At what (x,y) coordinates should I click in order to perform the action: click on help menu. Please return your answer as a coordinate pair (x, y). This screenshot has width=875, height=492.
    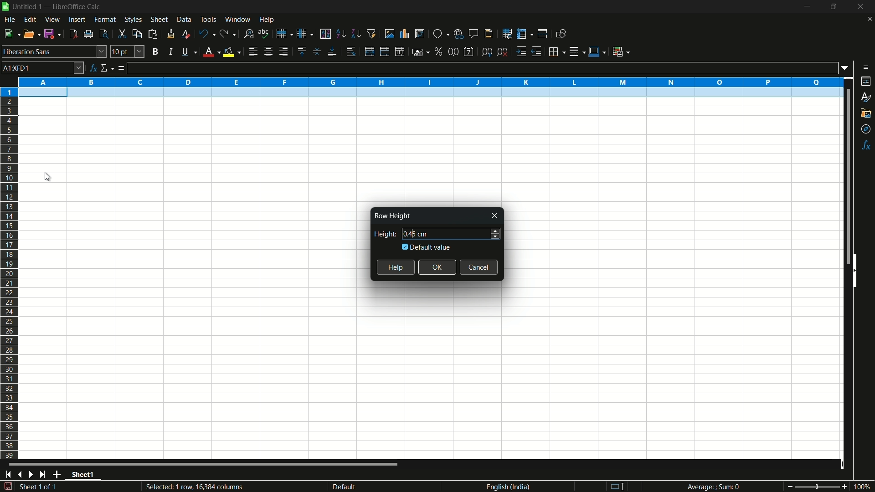
    Looking at the image, I should click on (268, 20).